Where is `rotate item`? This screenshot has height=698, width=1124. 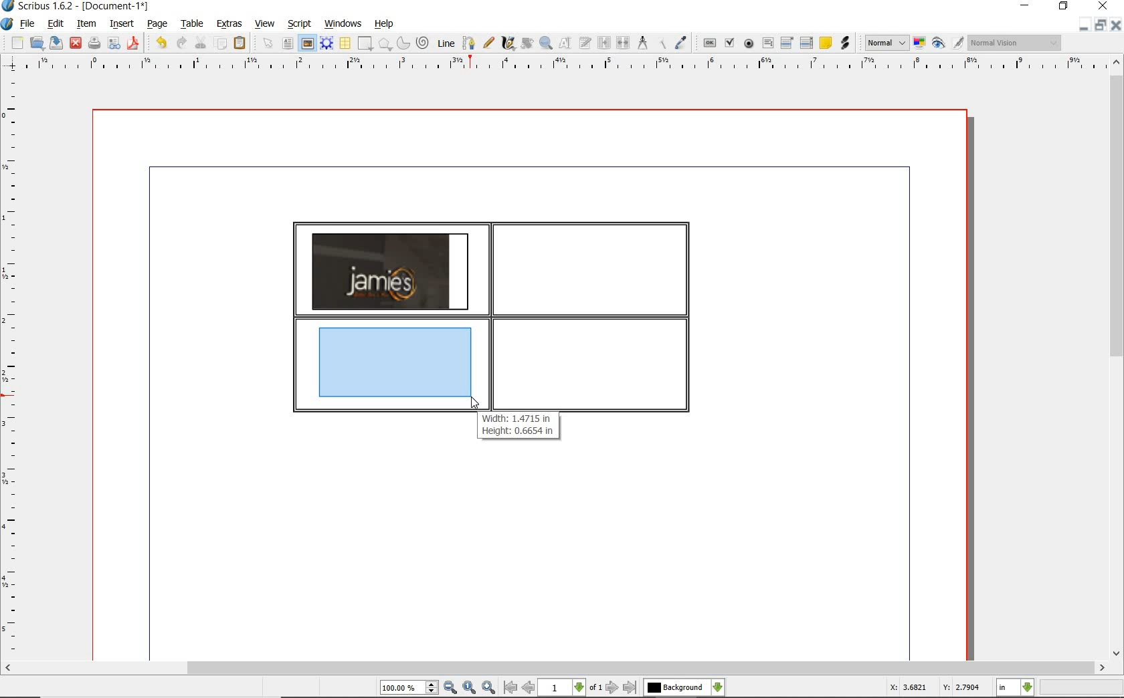 rotate item is located at coordinates (526, 44).